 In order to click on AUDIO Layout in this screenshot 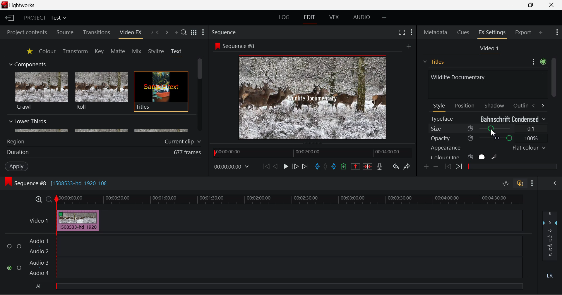, I will do `click(361, 18)`.